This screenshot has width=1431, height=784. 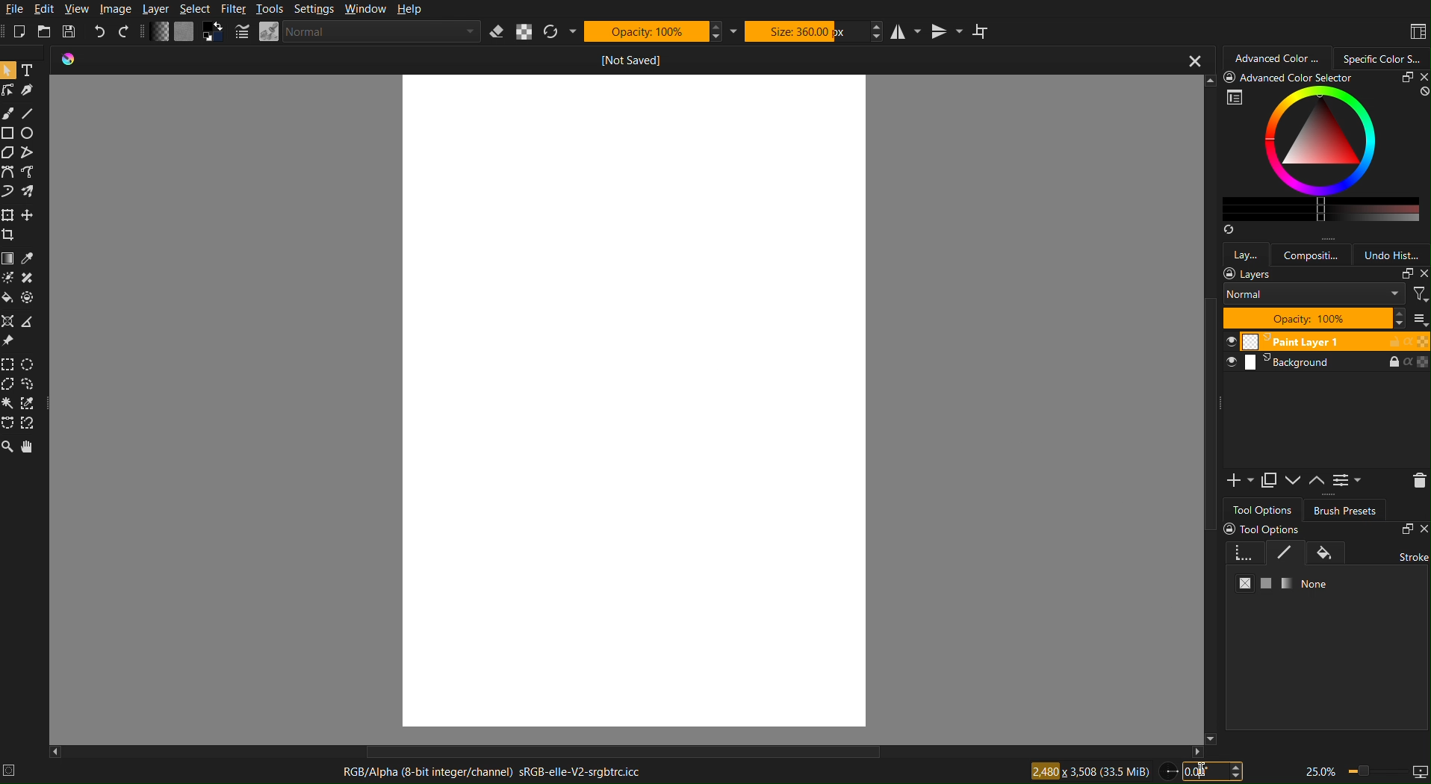 I want to click on Layers, so click(x=1241, y=255).